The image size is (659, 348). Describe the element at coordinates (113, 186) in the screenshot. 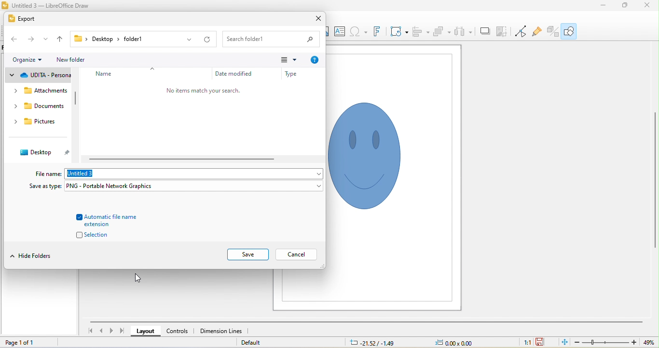

I see `PNG-portable Network Graphics` at that location.